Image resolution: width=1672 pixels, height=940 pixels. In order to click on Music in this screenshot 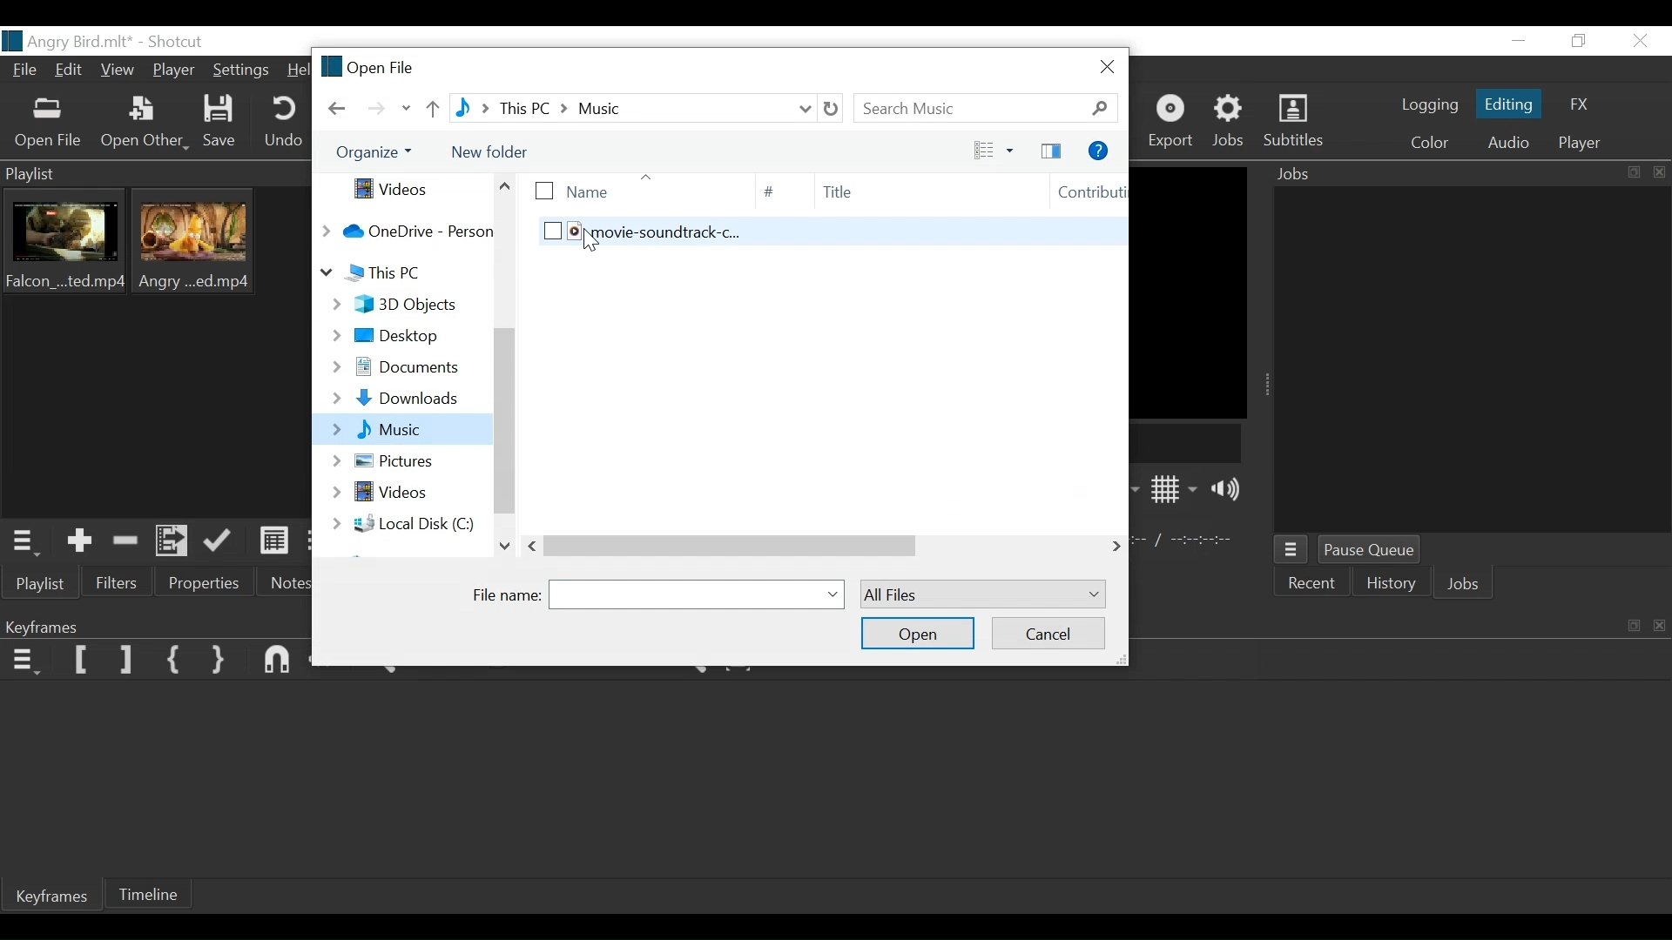, I will do `click(400, 429)`.